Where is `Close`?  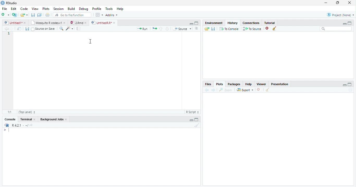
Close is located at coordinates (350, 3).